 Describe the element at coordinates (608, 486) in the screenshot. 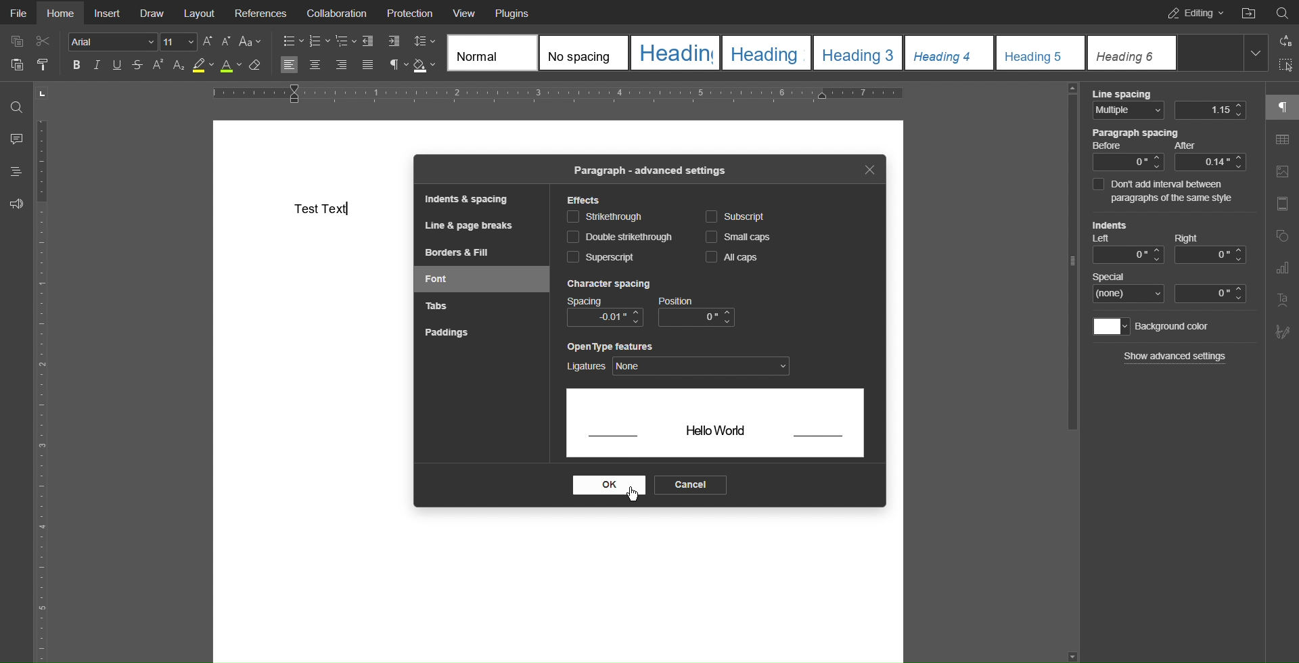

I see `OK` at that location.